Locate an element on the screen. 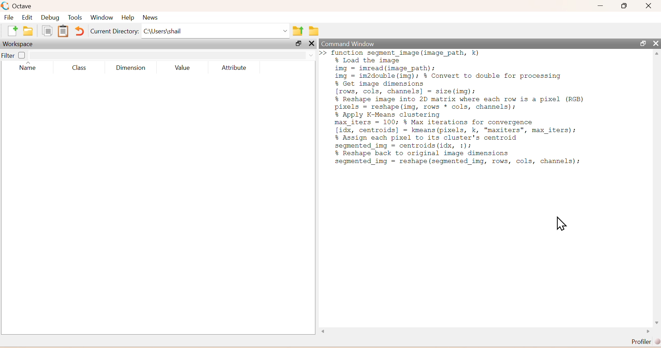 This screenshot has width=661, height=348. Browse directories is located at coordinates (314, 32).